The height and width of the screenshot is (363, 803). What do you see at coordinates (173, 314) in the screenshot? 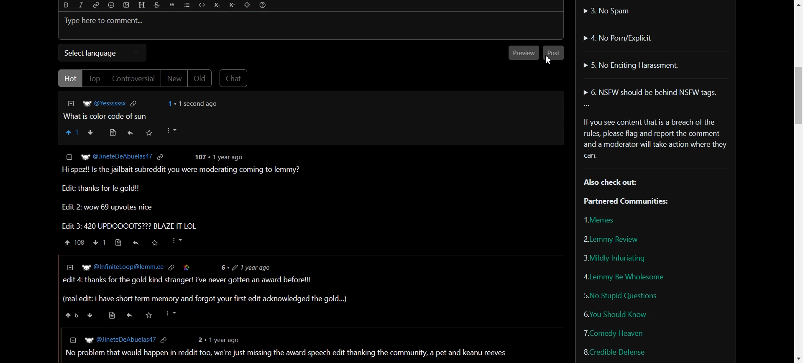
I see `more` at bounding box center [173, 314].